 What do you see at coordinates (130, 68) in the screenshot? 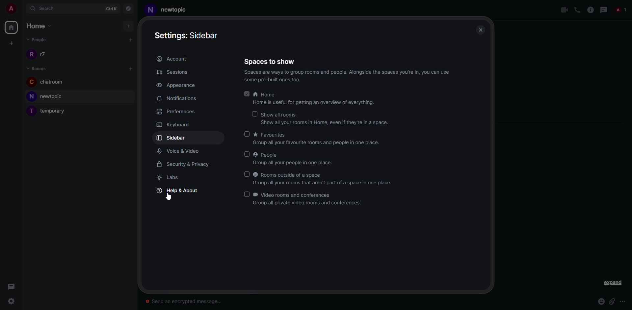
I see `add` at bounding box center [130, 68].